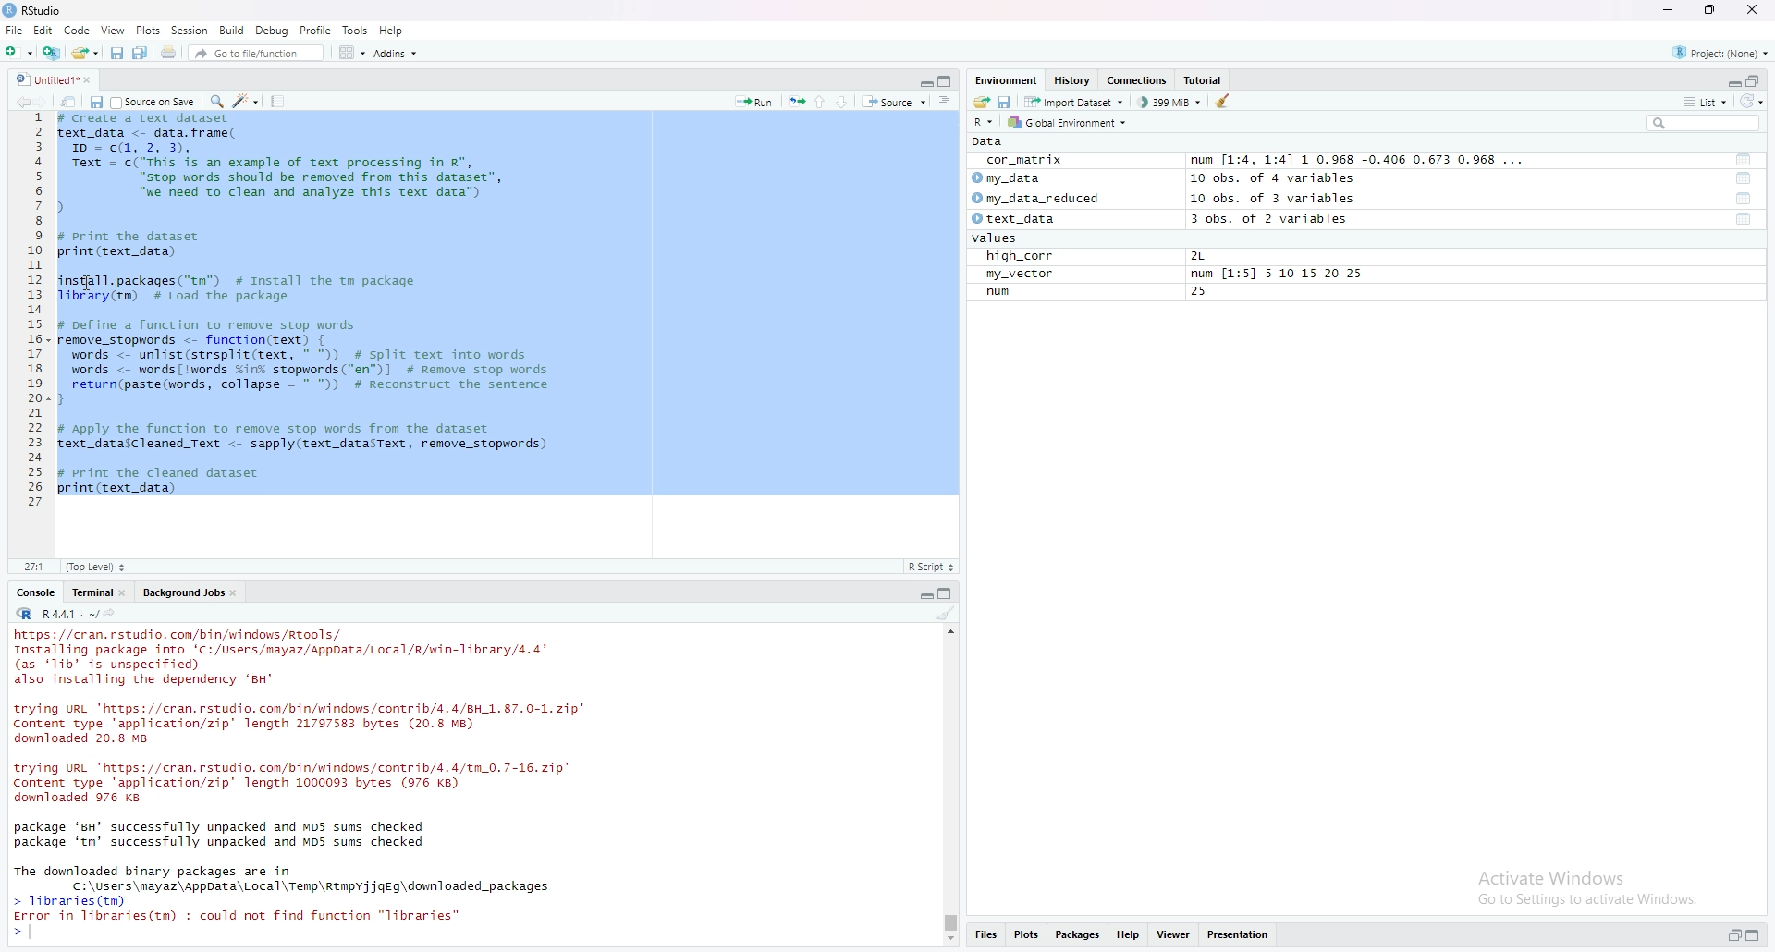  Describe the element at coordinates (18, 53) in the screenshot. I see `new file` at that location.